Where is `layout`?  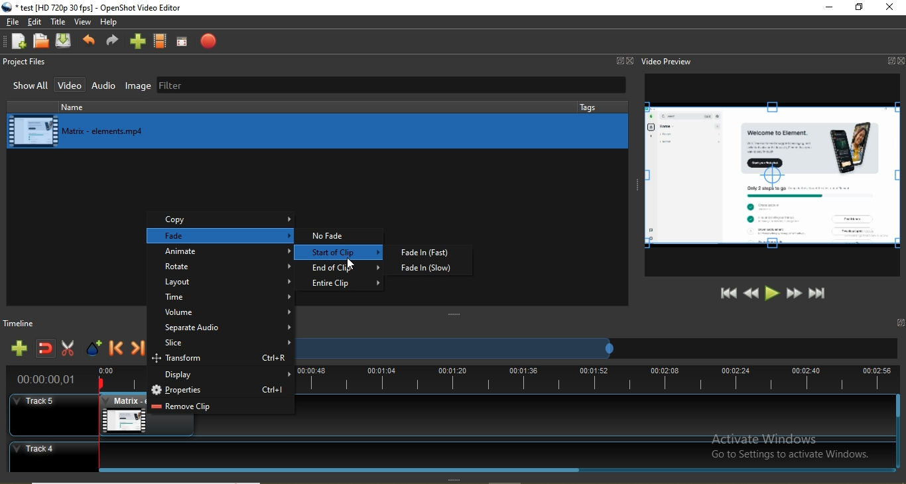
layout is located at coordinates (224, 282).